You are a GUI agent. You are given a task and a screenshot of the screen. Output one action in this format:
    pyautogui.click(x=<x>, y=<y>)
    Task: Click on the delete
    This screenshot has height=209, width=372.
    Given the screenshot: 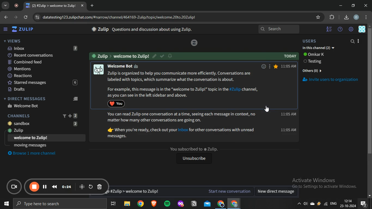 What is the action you would take?
    pyautogui.click(x=100, y=187)
    